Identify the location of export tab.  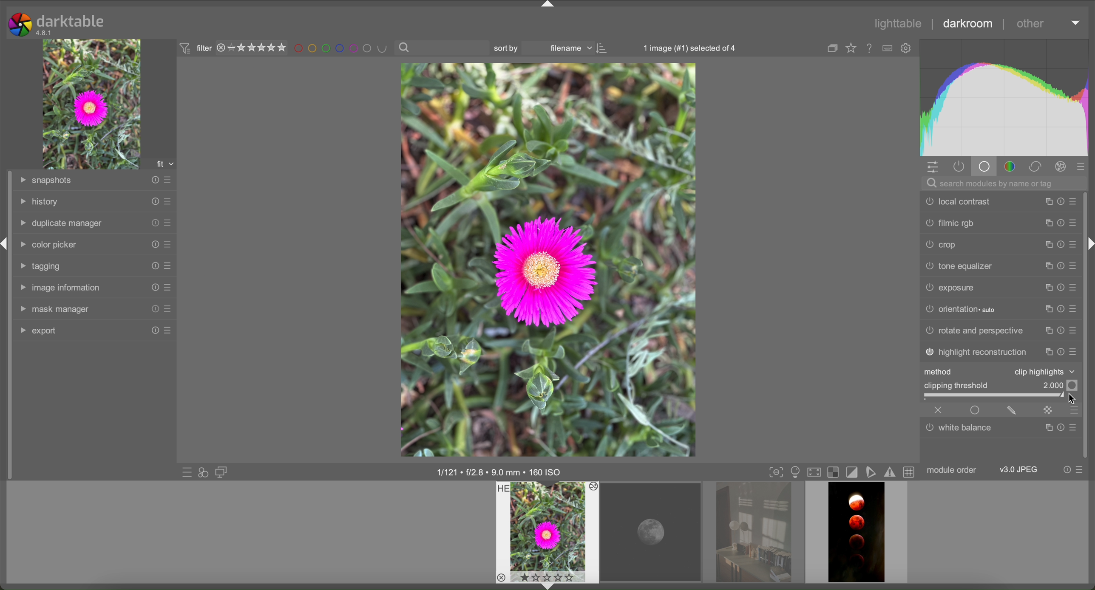
(38, 330).